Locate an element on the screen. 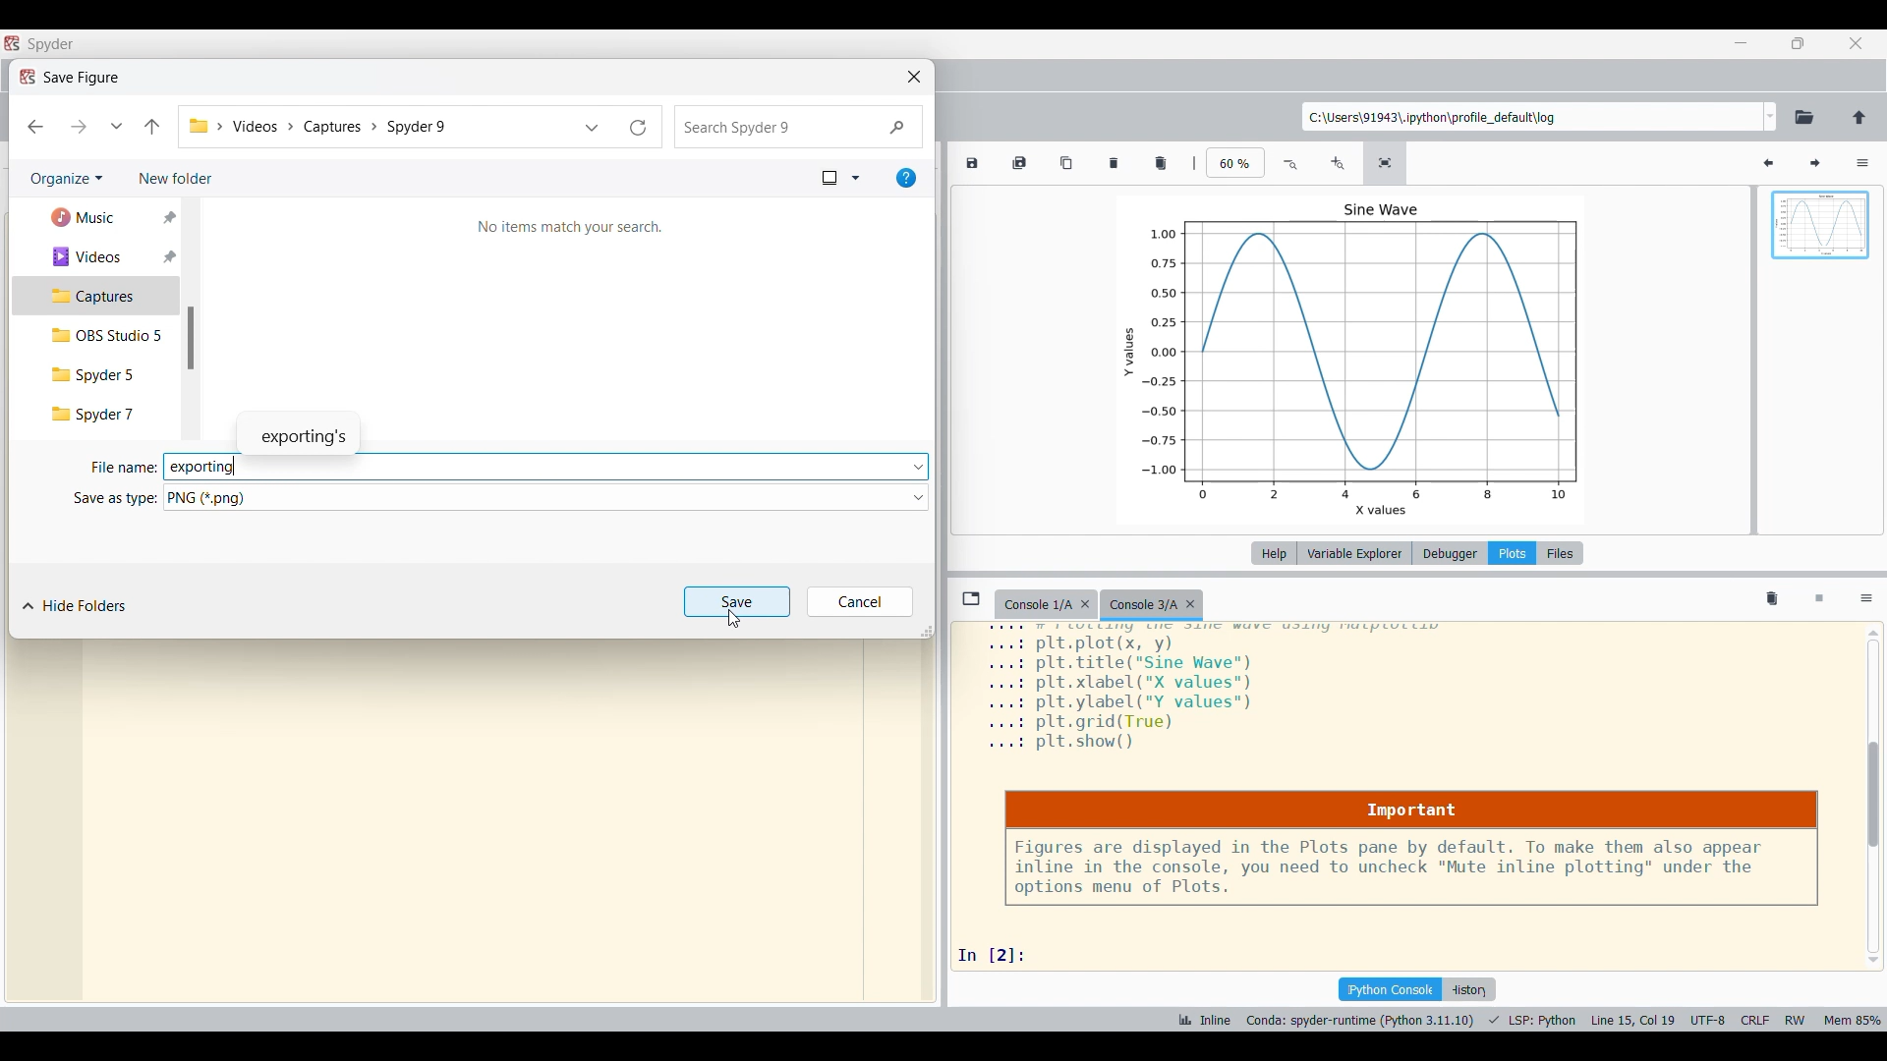 This screenshot has height=1061, width=1887. Copy plot to clipboard as image is located at coordinates (1068, 162).